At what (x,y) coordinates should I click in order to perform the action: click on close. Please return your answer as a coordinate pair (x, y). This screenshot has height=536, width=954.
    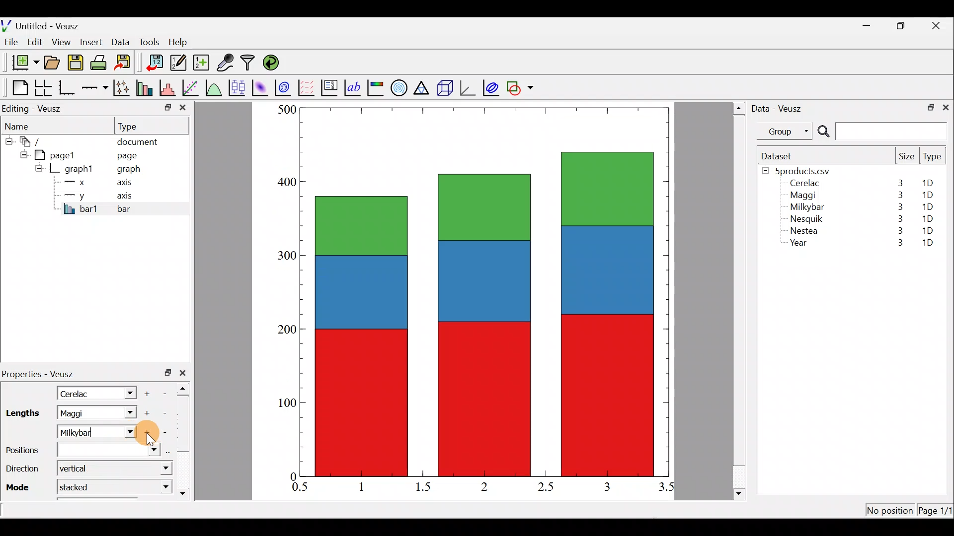
    Looking at the image, I should click on (937, 26).